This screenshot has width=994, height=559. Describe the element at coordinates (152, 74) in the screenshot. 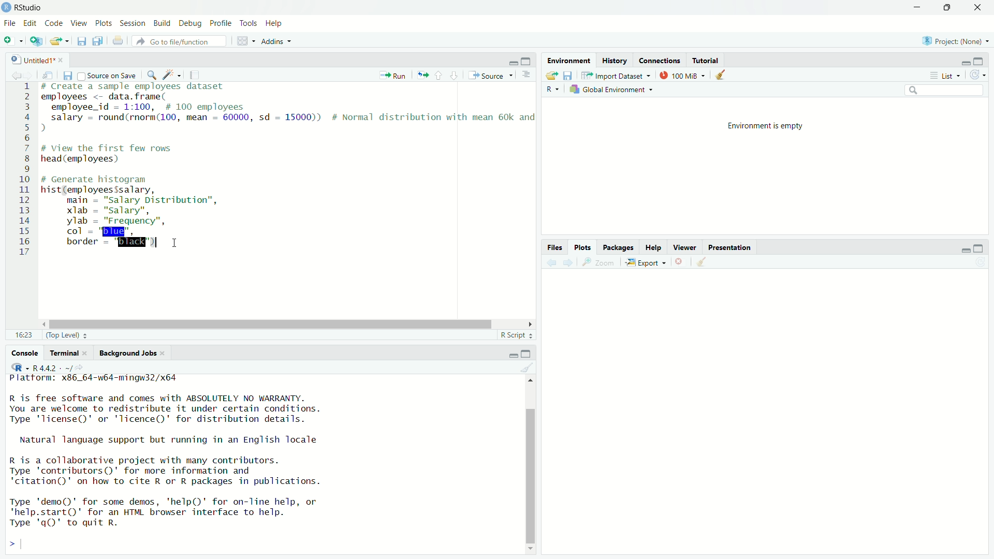

I see `zoom` at that location.